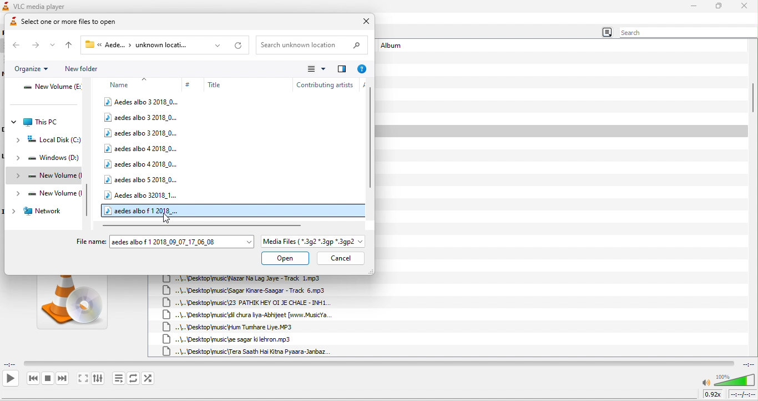  What do you see at coordinates (70, 46) in the screenshot?
I see `up to desktop` at bounding box center [70, 46].